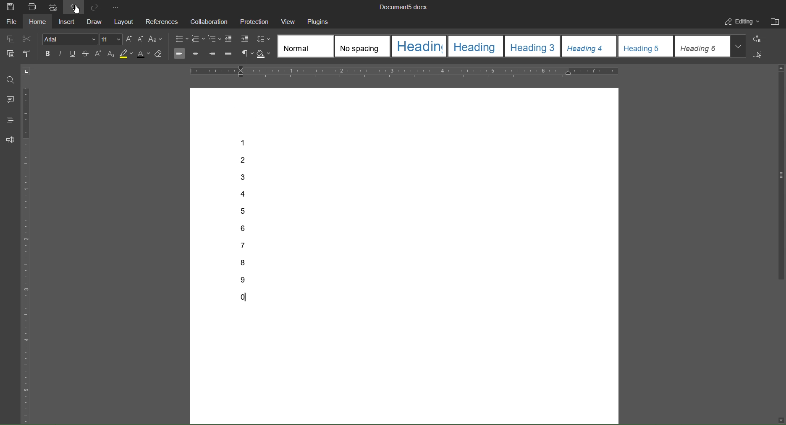 This screenshot has height=425, width=786. What do you see at coordinates (781, 420) in the screenshot?
I see `scroll down` at bounding box center [781, 420].